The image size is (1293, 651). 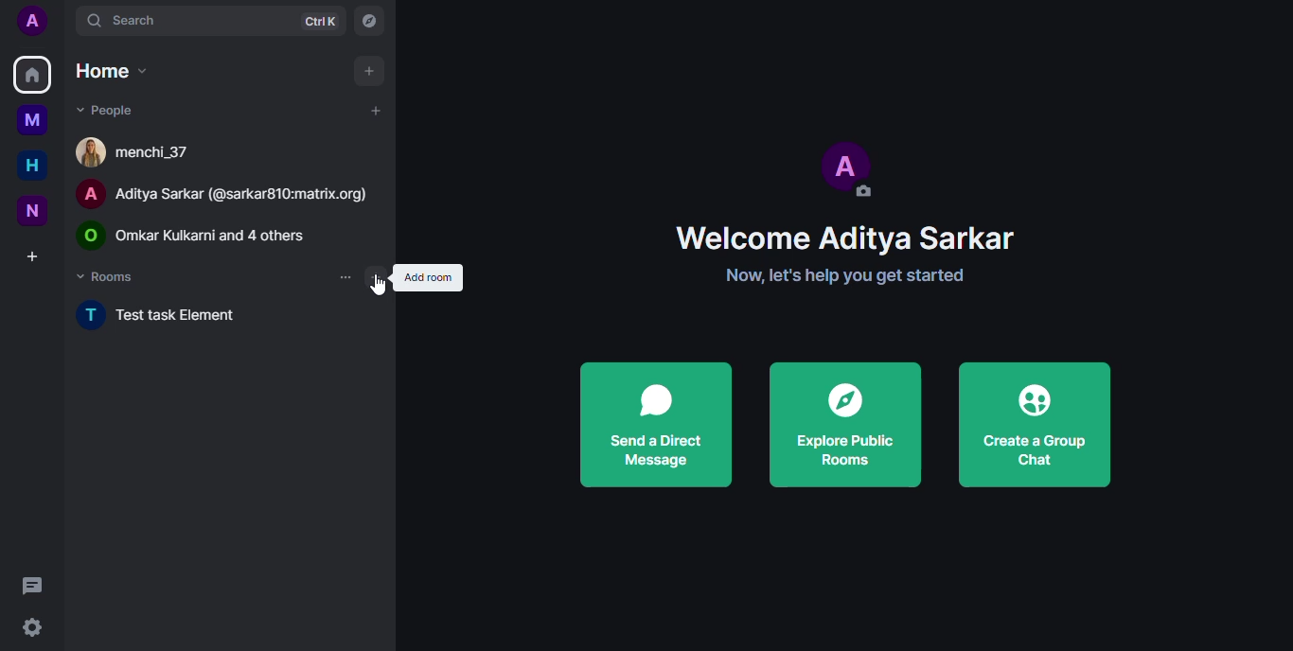 I want to click on create a space, so click(x=32, y=255).